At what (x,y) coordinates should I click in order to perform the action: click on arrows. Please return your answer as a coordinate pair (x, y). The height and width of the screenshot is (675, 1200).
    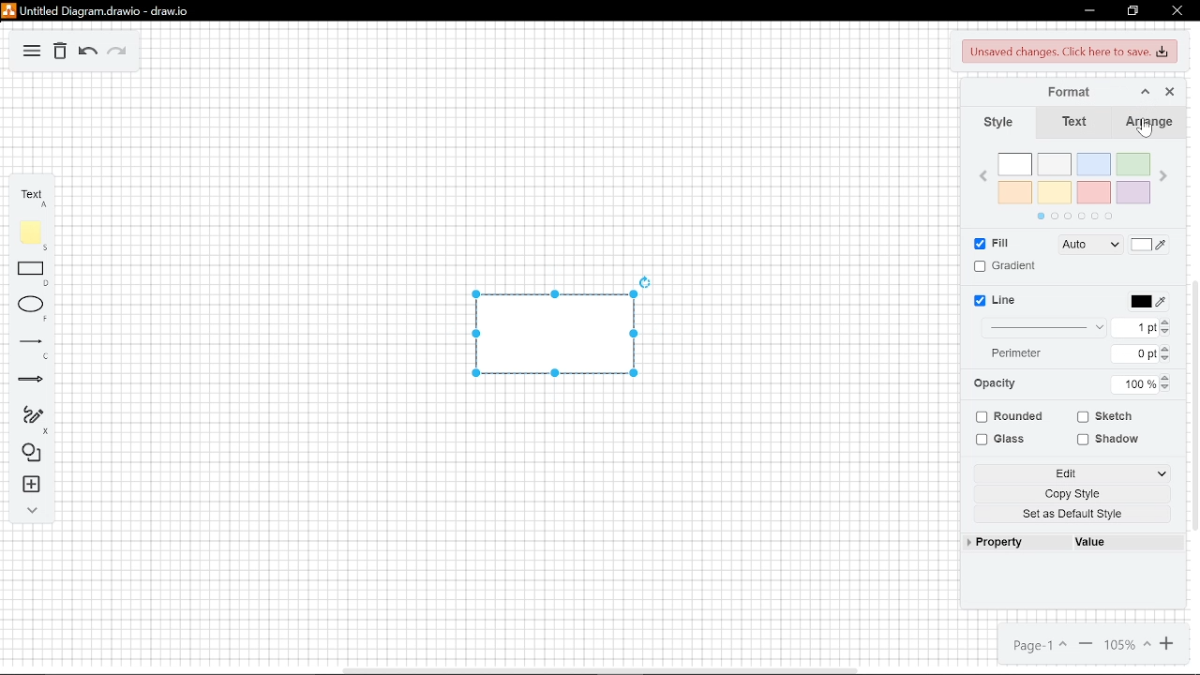
    Looking at the image, I should click on (34, 382).